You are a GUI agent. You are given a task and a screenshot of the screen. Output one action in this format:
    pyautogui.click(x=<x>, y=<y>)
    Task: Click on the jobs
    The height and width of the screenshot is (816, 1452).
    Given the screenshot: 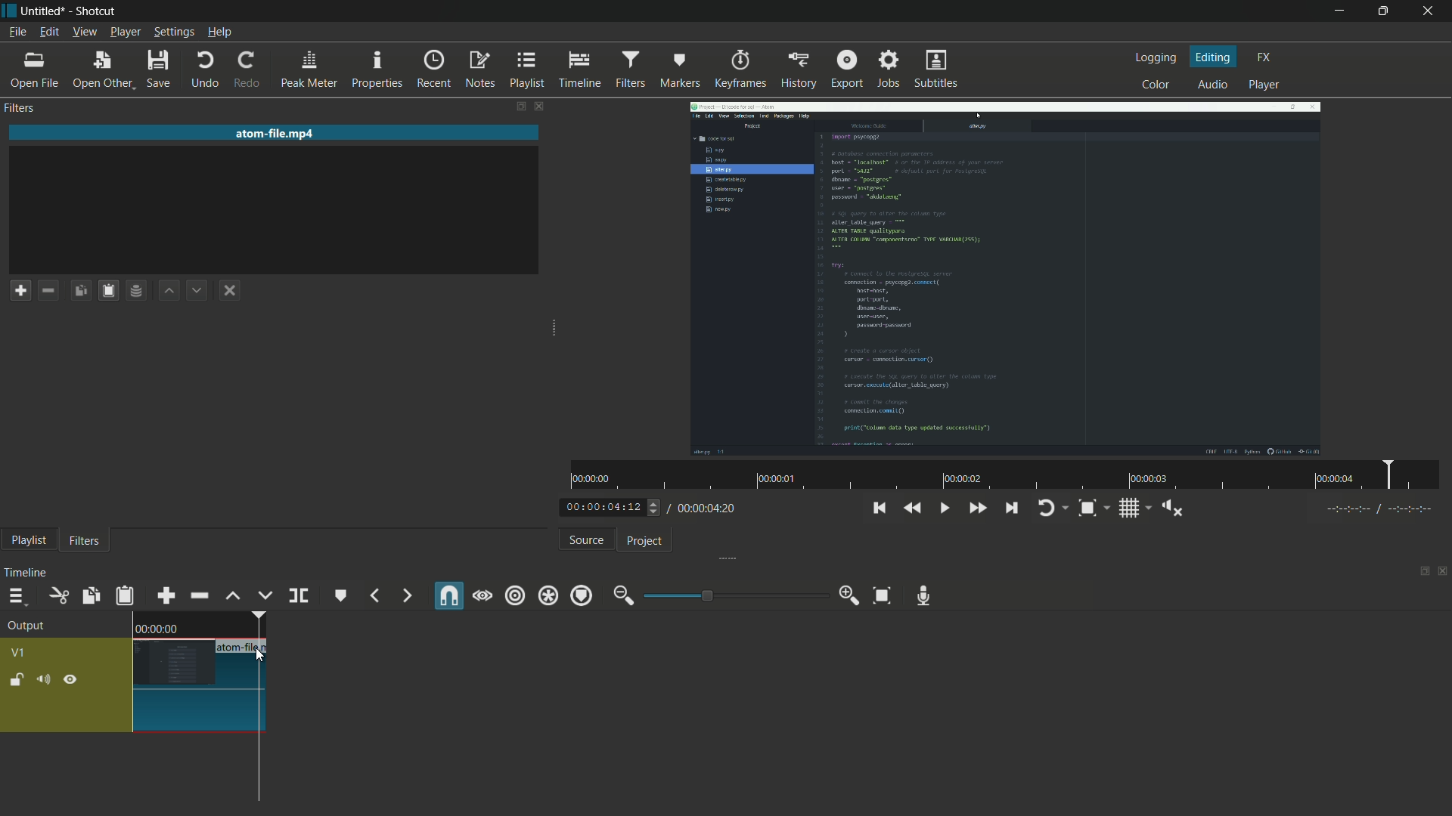 What is the action you would take?
    pyautogui.click(x=889, y=69)
    